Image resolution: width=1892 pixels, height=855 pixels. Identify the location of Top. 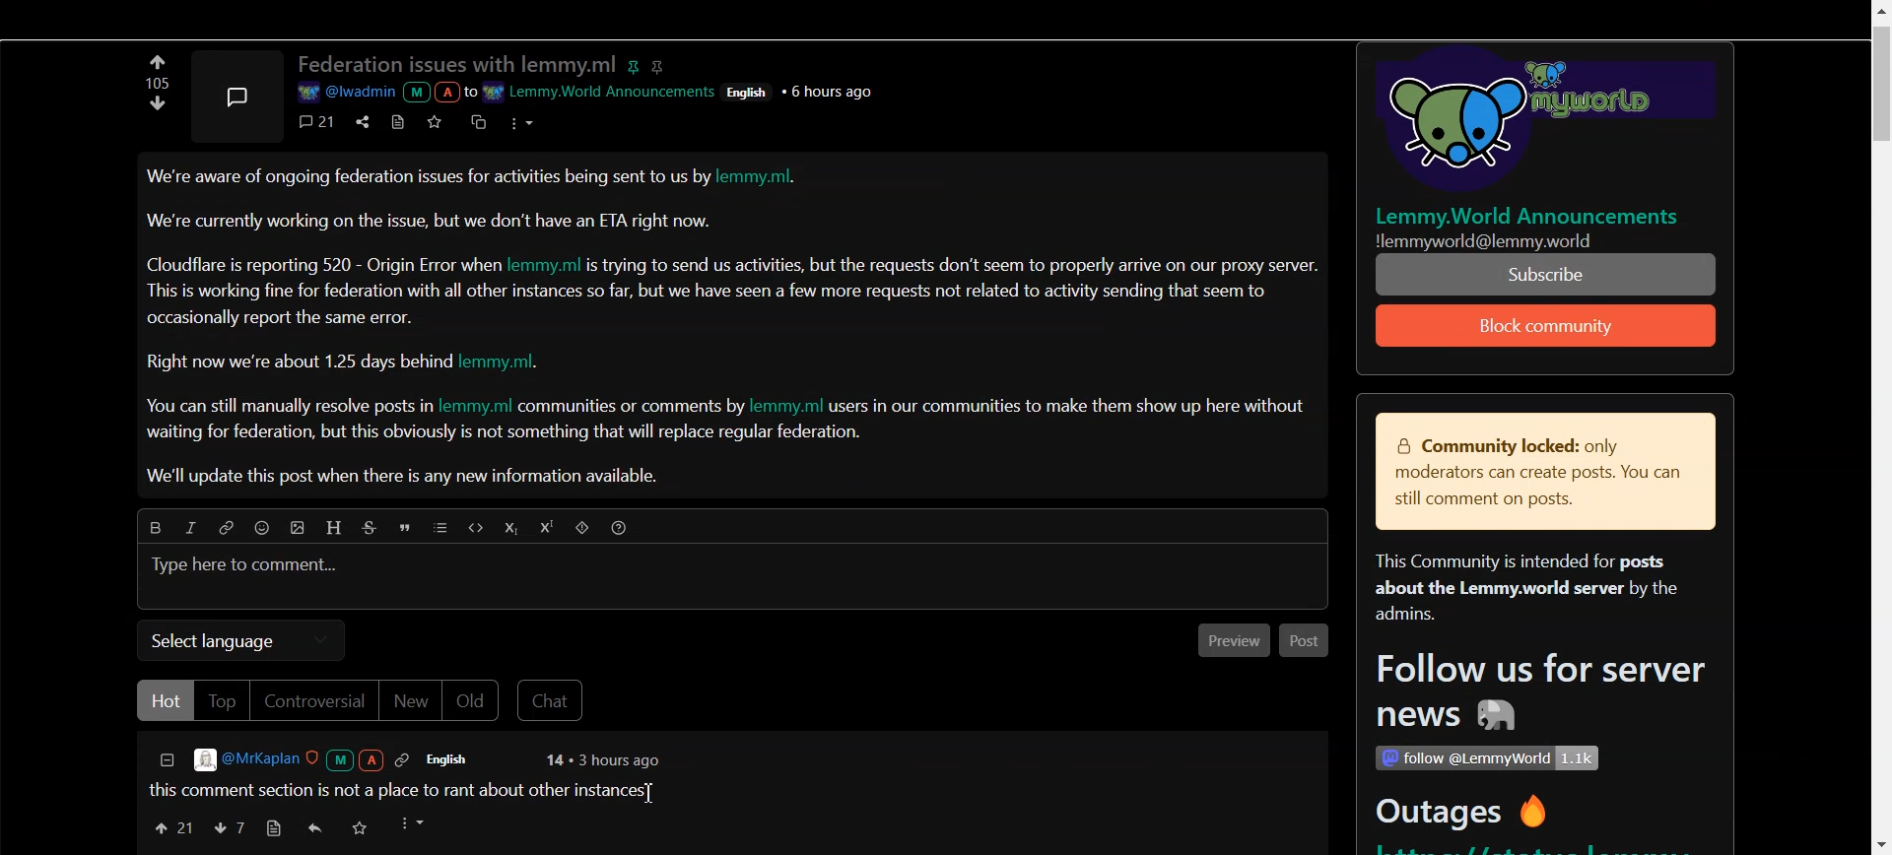
(221, 700).